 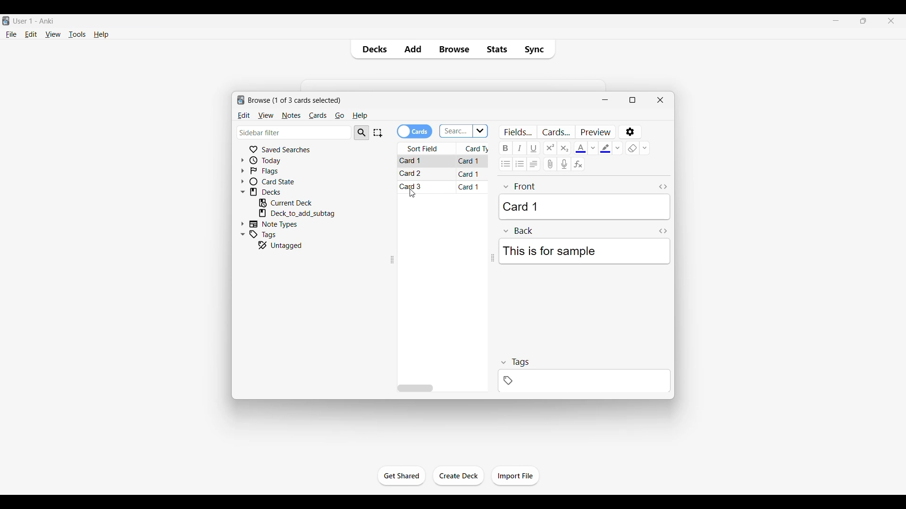 What do you see at coordinates (475, 148) in the screenshot?
I see `Card type column` at bounding box center [475, 148].